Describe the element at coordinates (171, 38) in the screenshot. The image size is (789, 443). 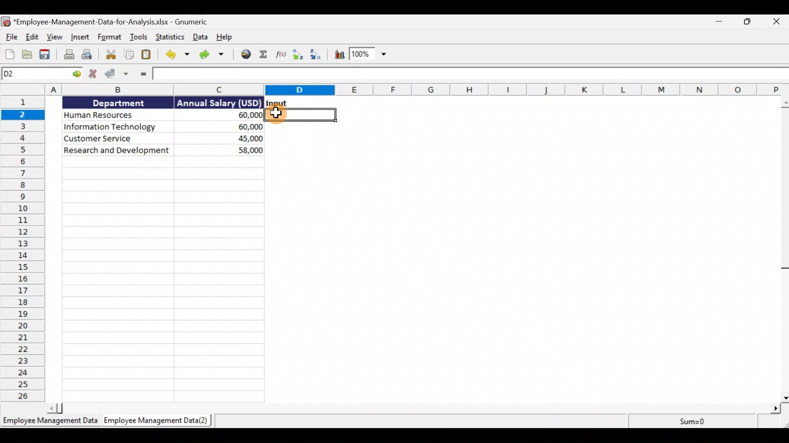
I see `Statistics` at that location.